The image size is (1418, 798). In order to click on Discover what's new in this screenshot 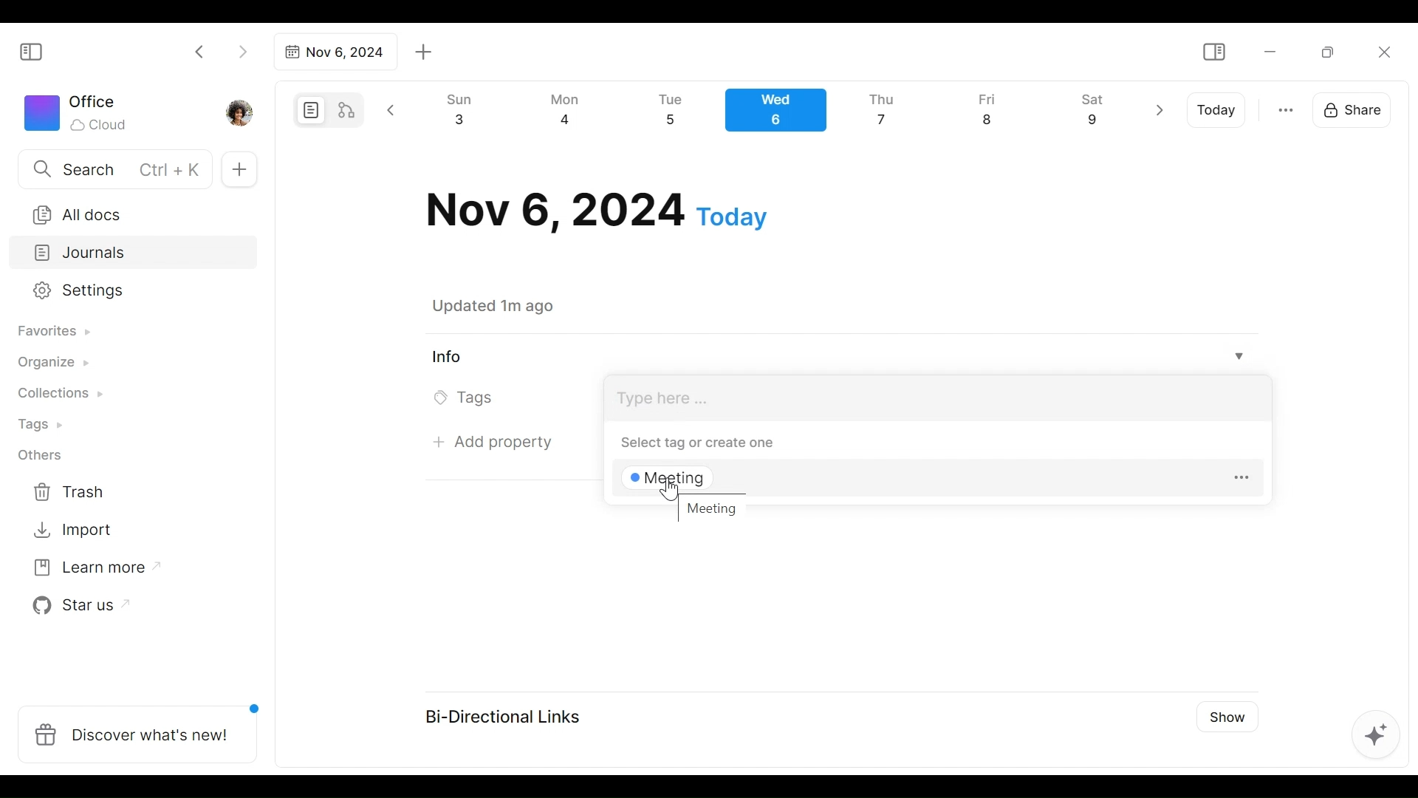, I will do `click(143, 726)`.